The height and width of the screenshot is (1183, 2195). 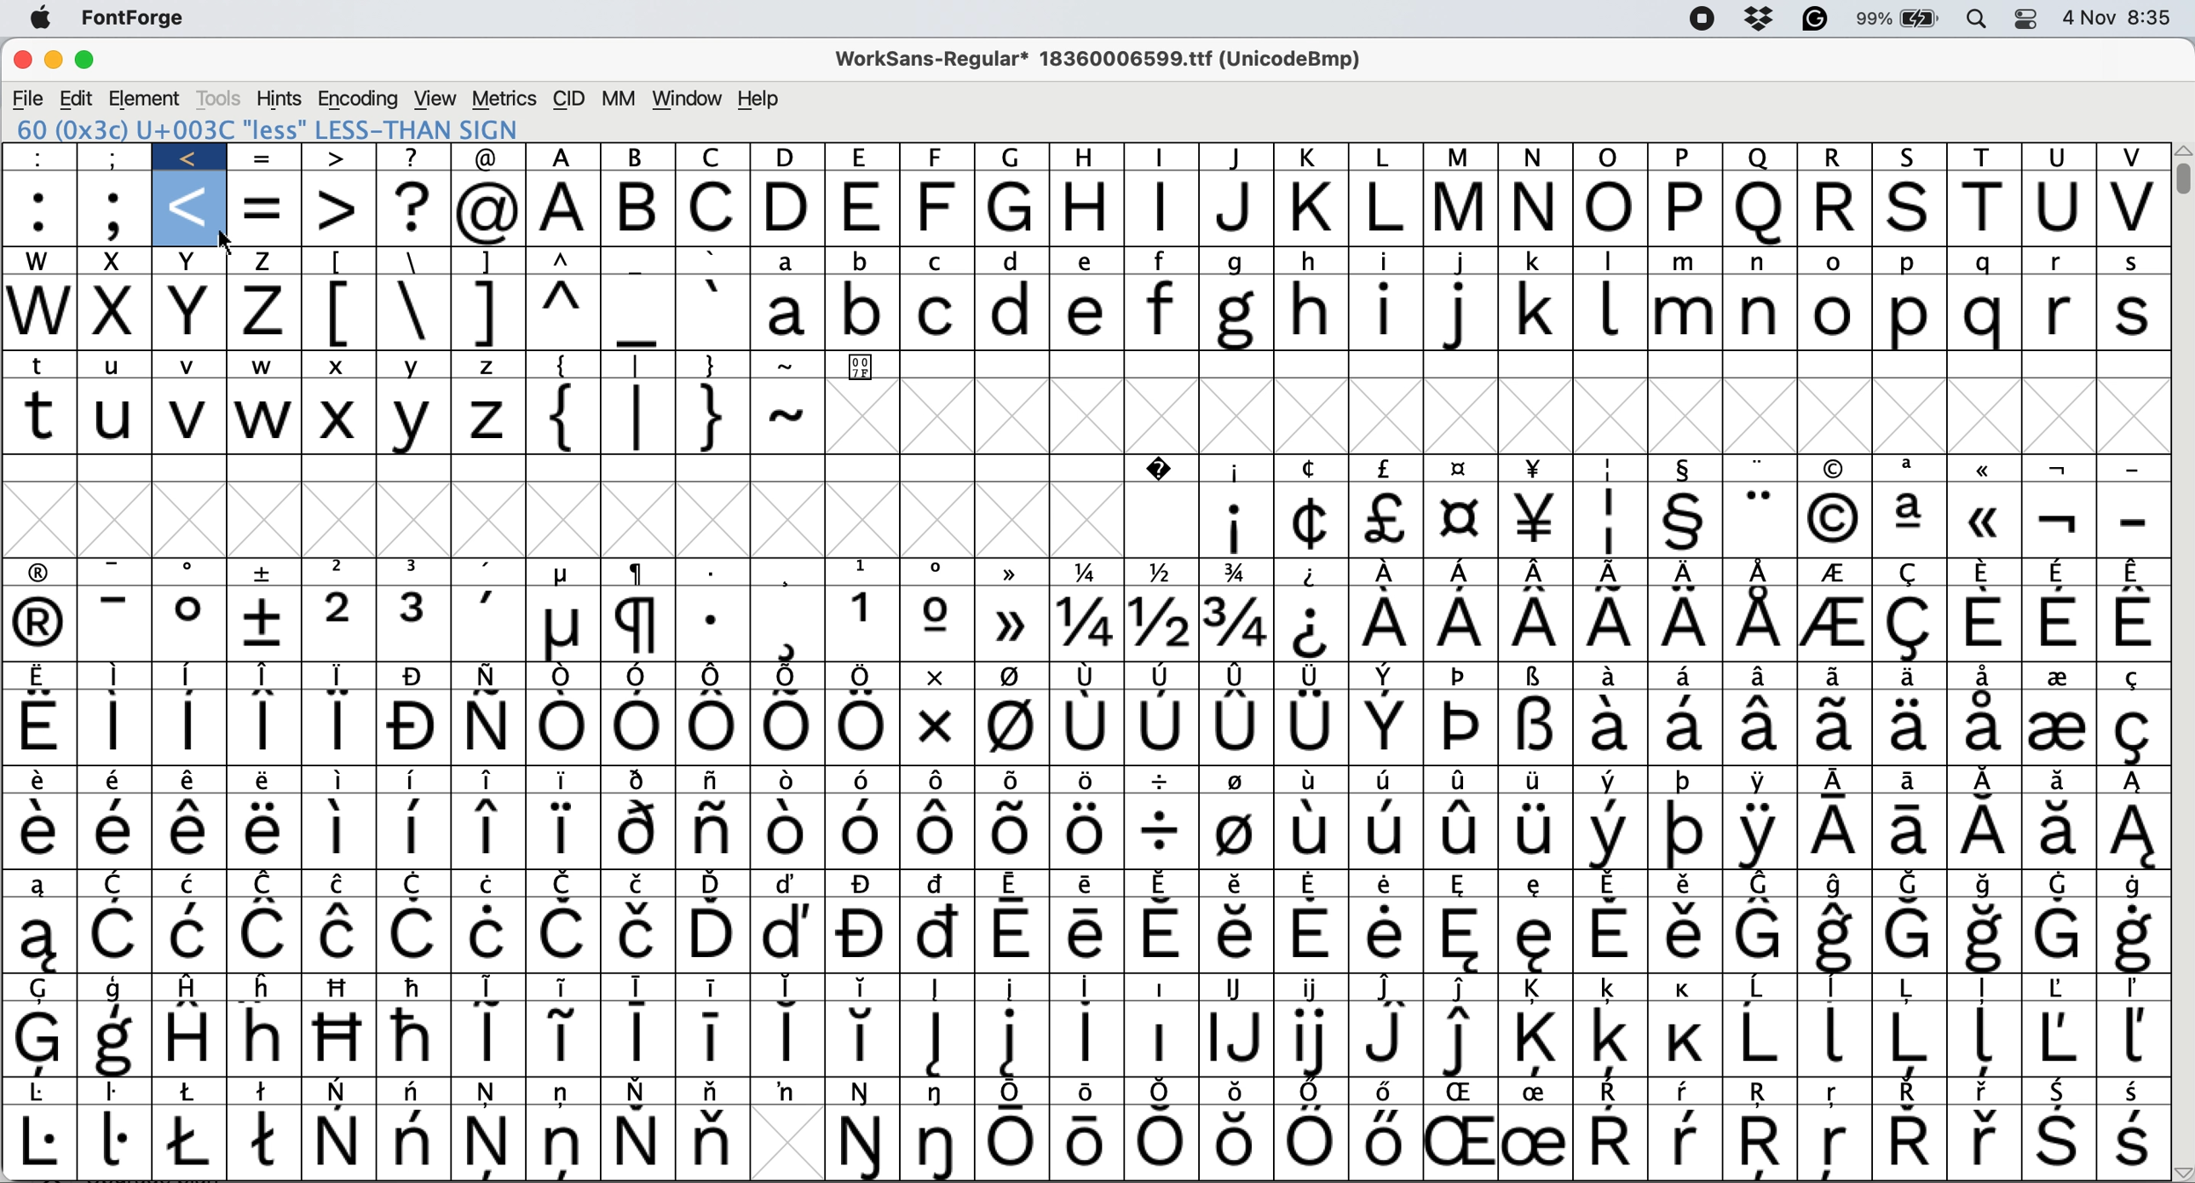 What do you see at coordinates (194, 313) in the screenshot?
I see `x` at bounding box center [194, 313].